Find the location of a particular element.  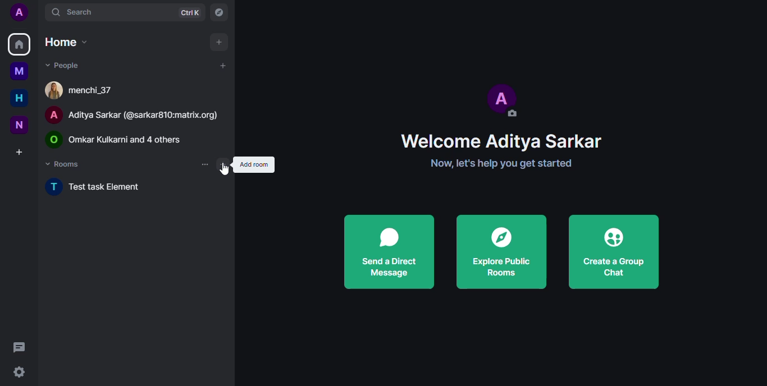

[4 menchi_37 is located at coordinates (83, 89).